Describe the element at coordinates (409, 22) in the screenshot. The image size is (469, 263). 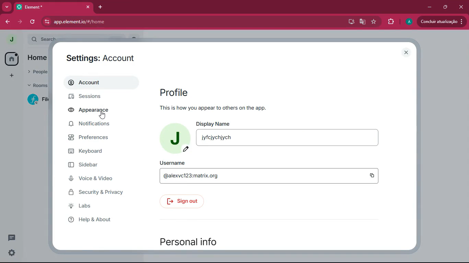
I see `profile` at that location.